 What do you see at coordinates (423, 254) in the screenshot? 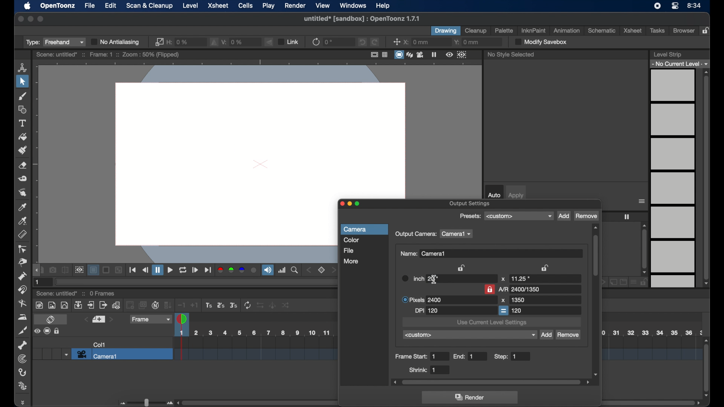
I see `name` at bounding box center [423, 254].